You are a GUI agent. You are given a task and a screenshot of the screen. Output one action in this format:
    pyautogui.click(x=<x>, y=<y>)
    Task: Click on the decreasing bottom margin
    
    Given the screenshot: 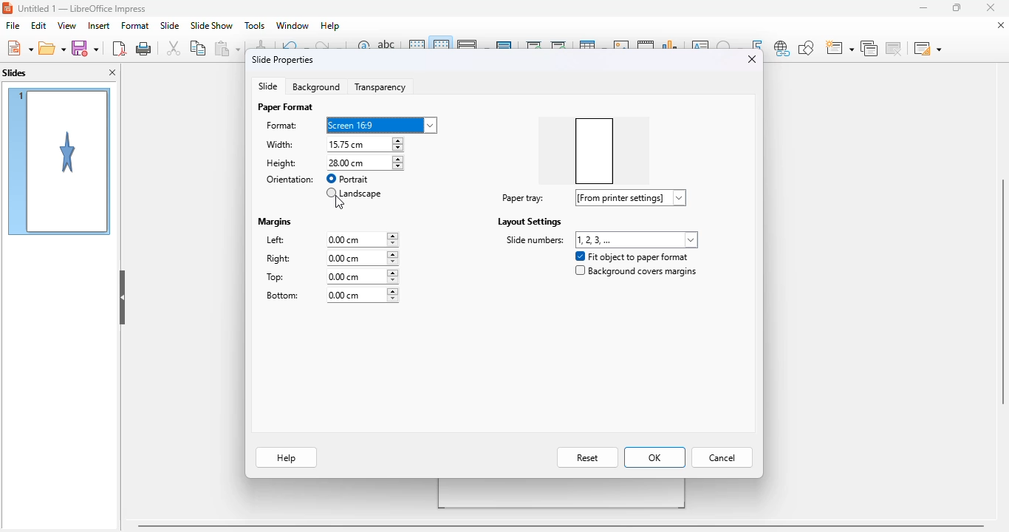 What is the action you would take?
    pyautogui.click(x=391, y=299)
    